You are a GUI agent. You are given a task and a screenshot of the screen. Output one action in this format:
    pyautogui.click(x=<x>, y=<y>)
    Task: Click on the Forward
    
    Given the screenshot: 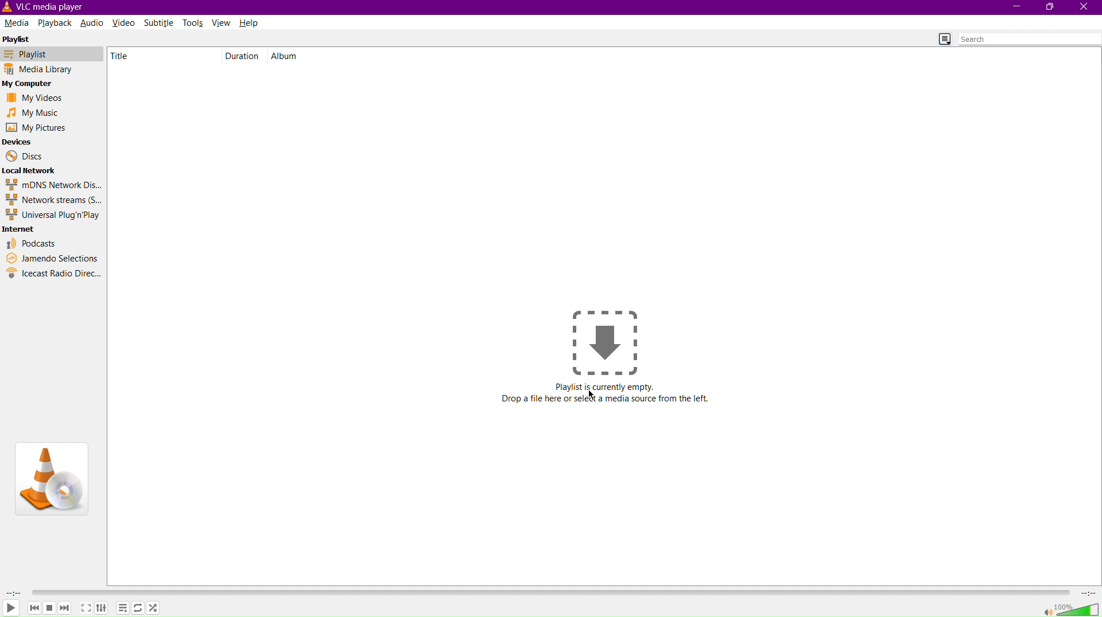 What is the action you would take?
    pyautogui.click(x=66, y=607)
    